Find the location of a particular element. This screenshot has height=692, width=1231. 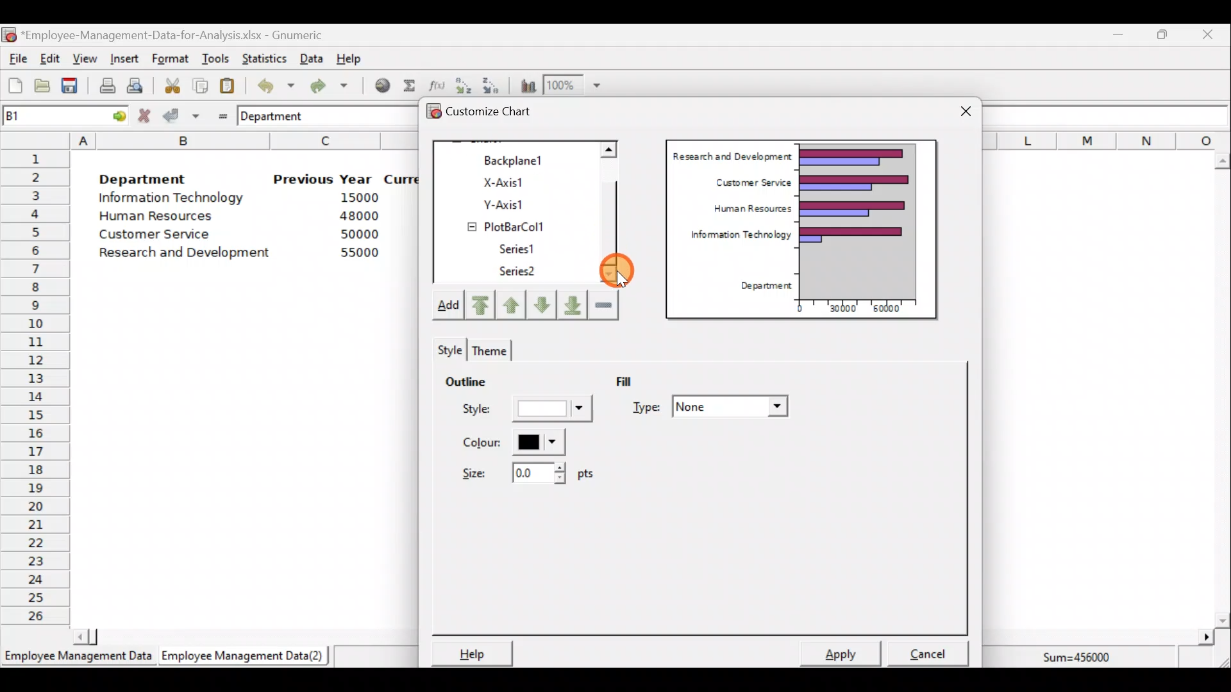

Y-axis1 is located at coordinates (520, 202).